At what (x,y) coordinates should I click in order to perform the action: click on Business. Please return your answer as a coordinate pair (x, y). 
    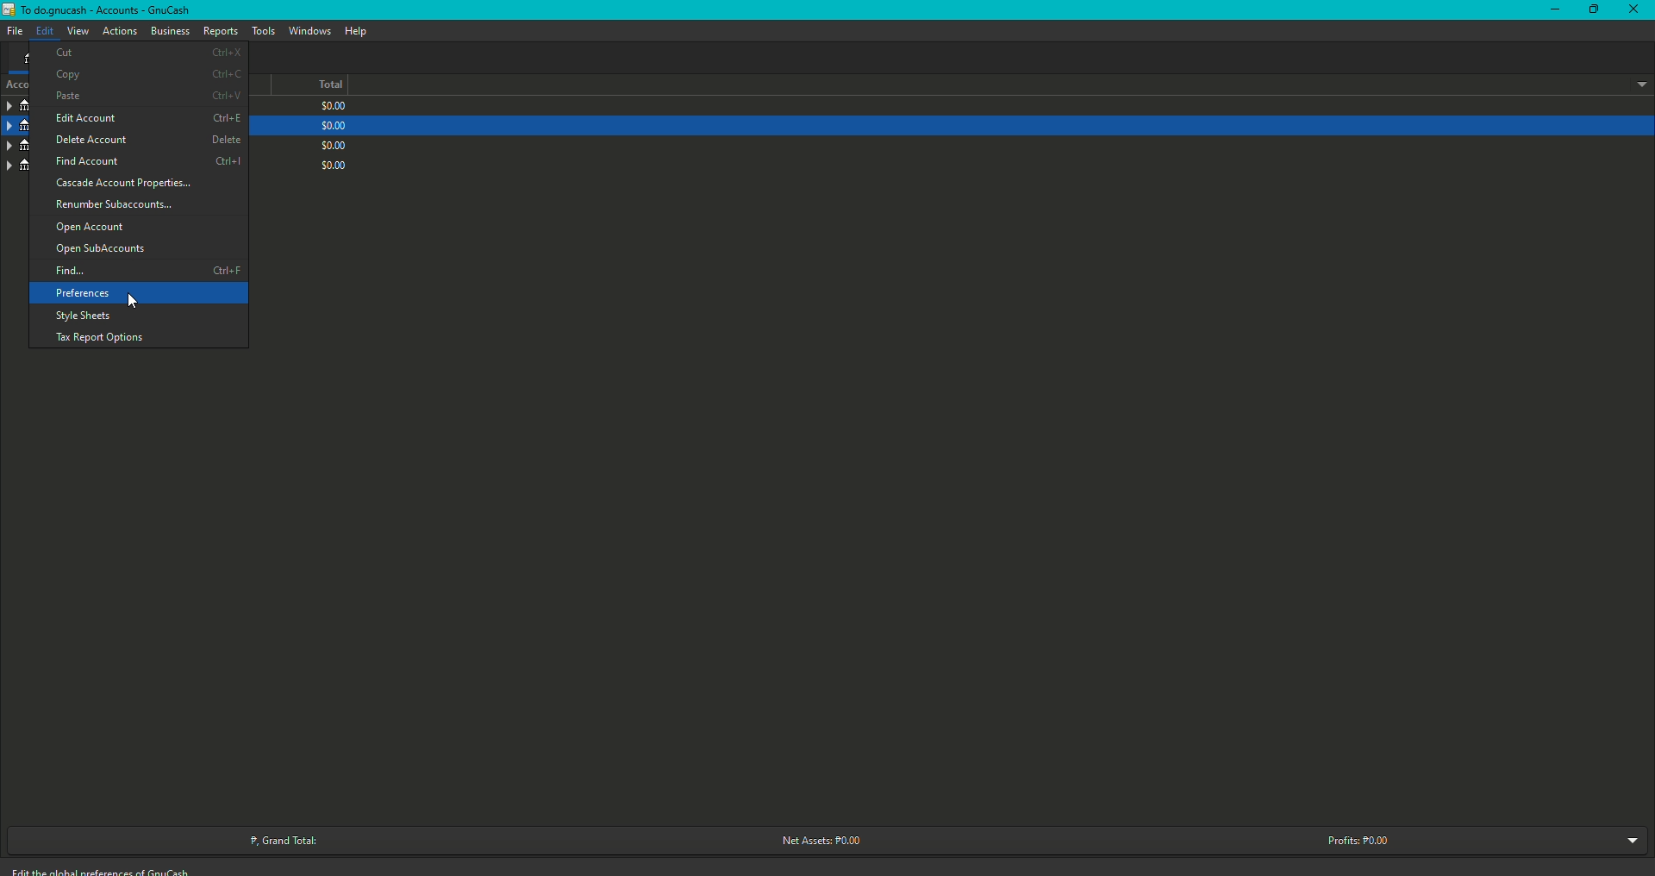
    Looking at the image, I should click on (169, 29).